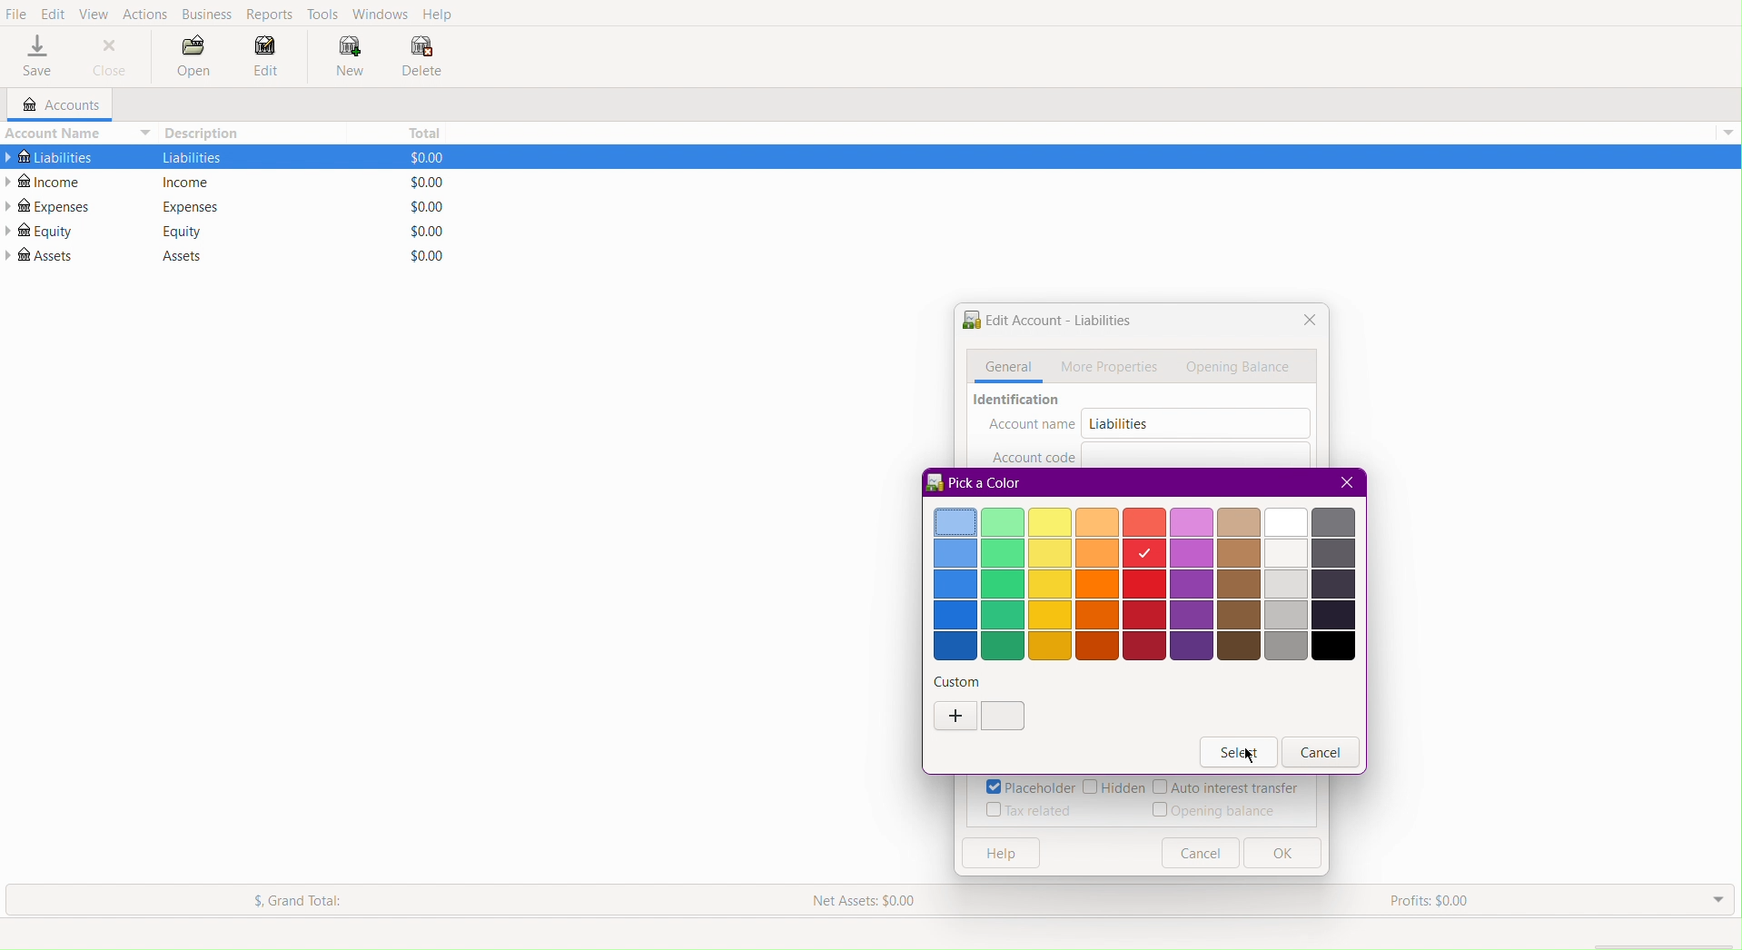  What do you see at coordinates (1242, 368) in the screenshot?
I see `Opening Balance` at bounding box center [1242, 368].